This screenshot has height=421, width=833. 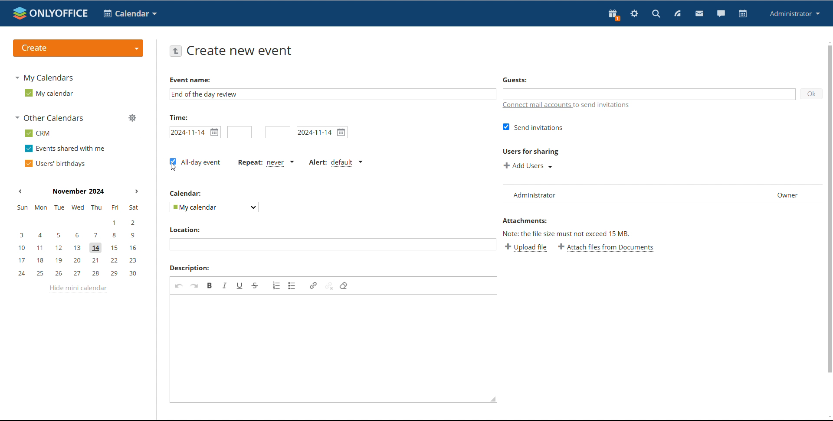 I want to click on unlink, so click(x=329, y=285).